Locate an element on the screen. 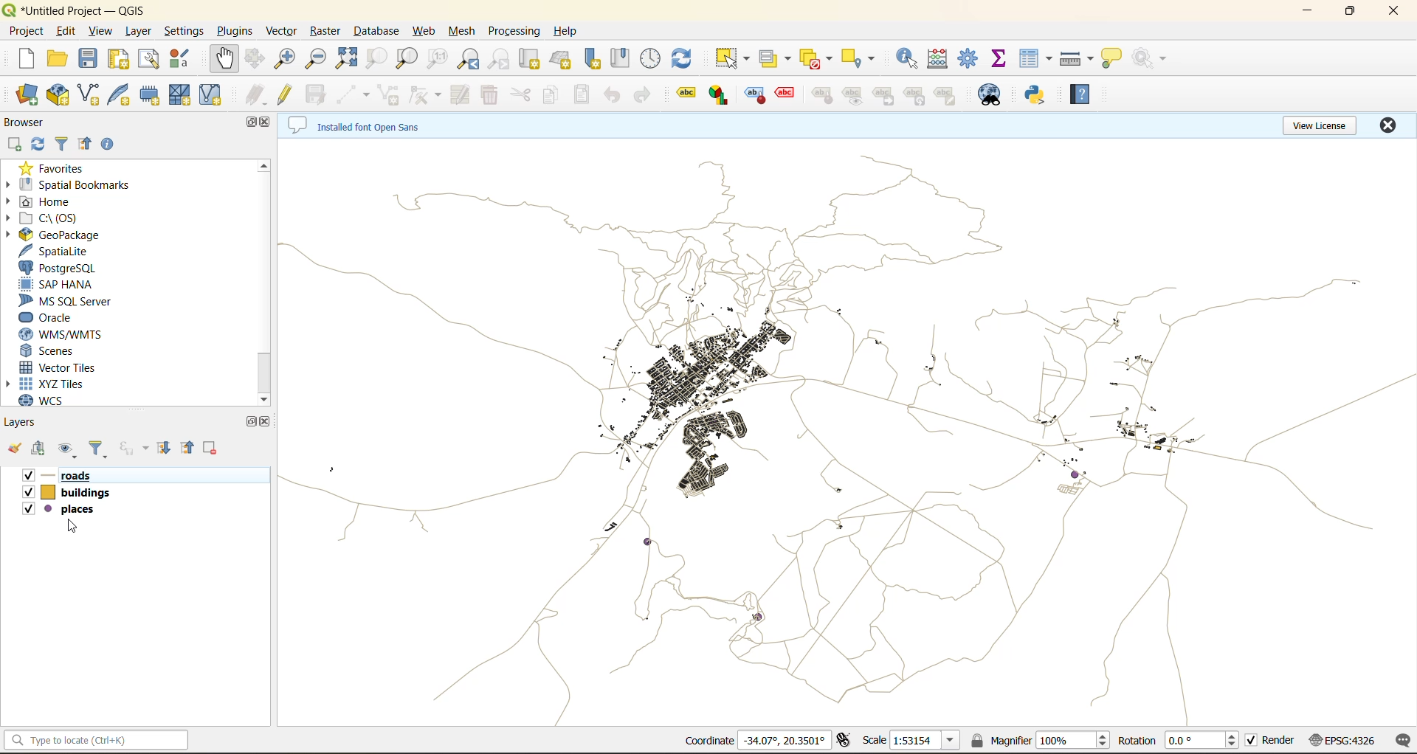 This screenshot has height=754, width=1417. toggle edits is located at coordinates (287, 94).